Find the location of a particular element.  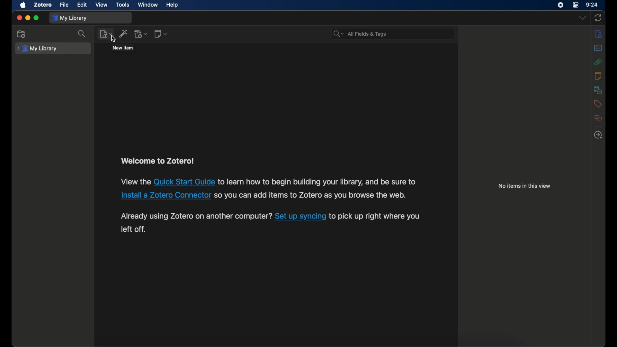

search is located at coordinates (83, 34).